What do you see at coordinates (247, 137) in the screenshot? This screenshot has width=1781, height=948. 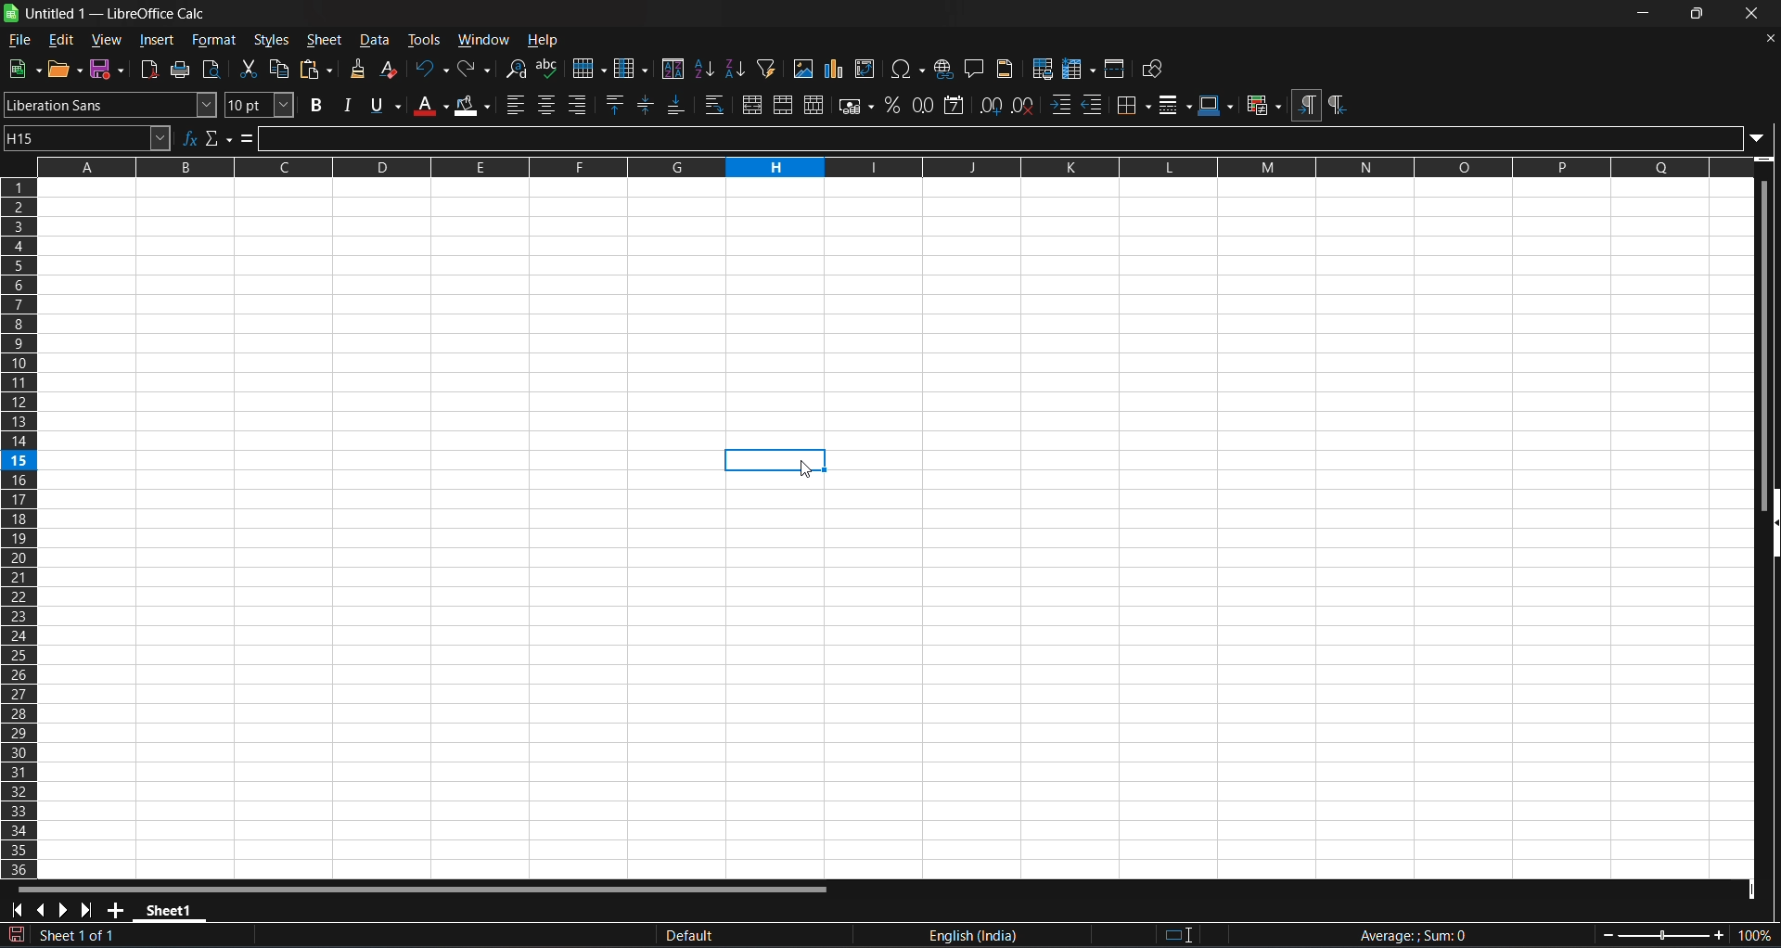 I see `formula` at bounding box center [247, 137].